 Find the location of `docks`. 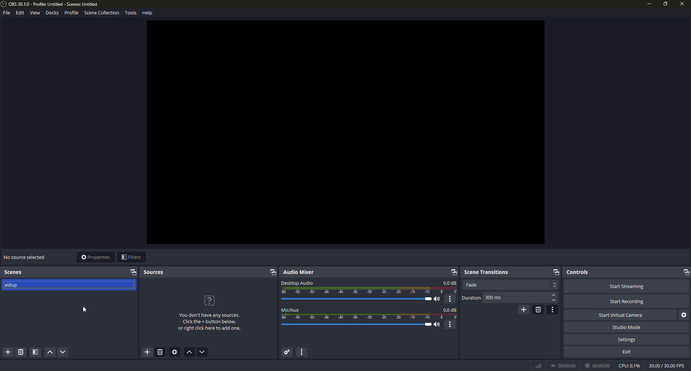

docks is located at coordinates (53, 13).